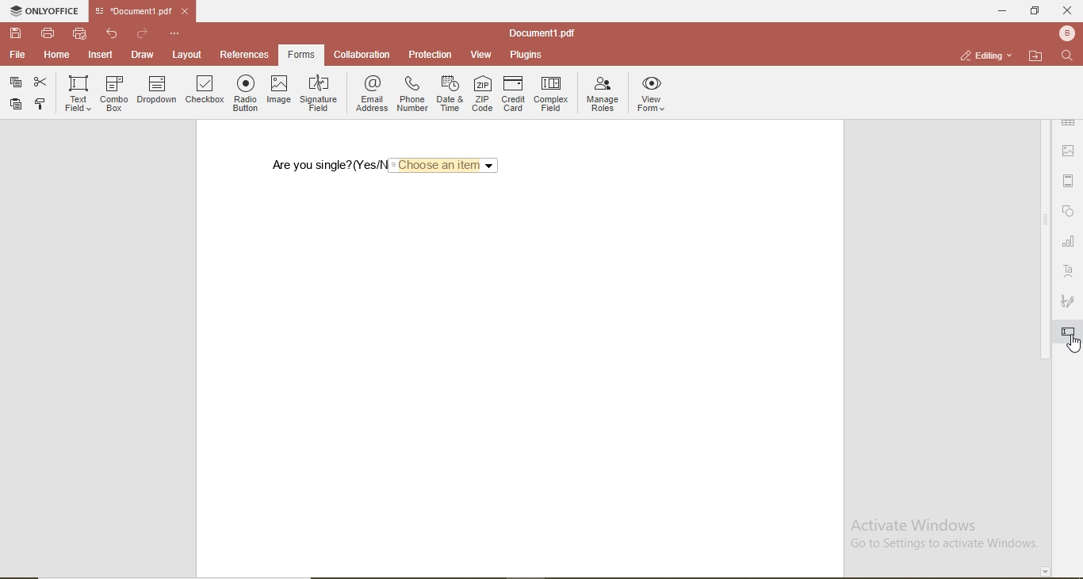 The width and height of the screenshot is (1083, 579). Describe the element at coordinates (540, 33) in the screenshot. I see `document` at that location.